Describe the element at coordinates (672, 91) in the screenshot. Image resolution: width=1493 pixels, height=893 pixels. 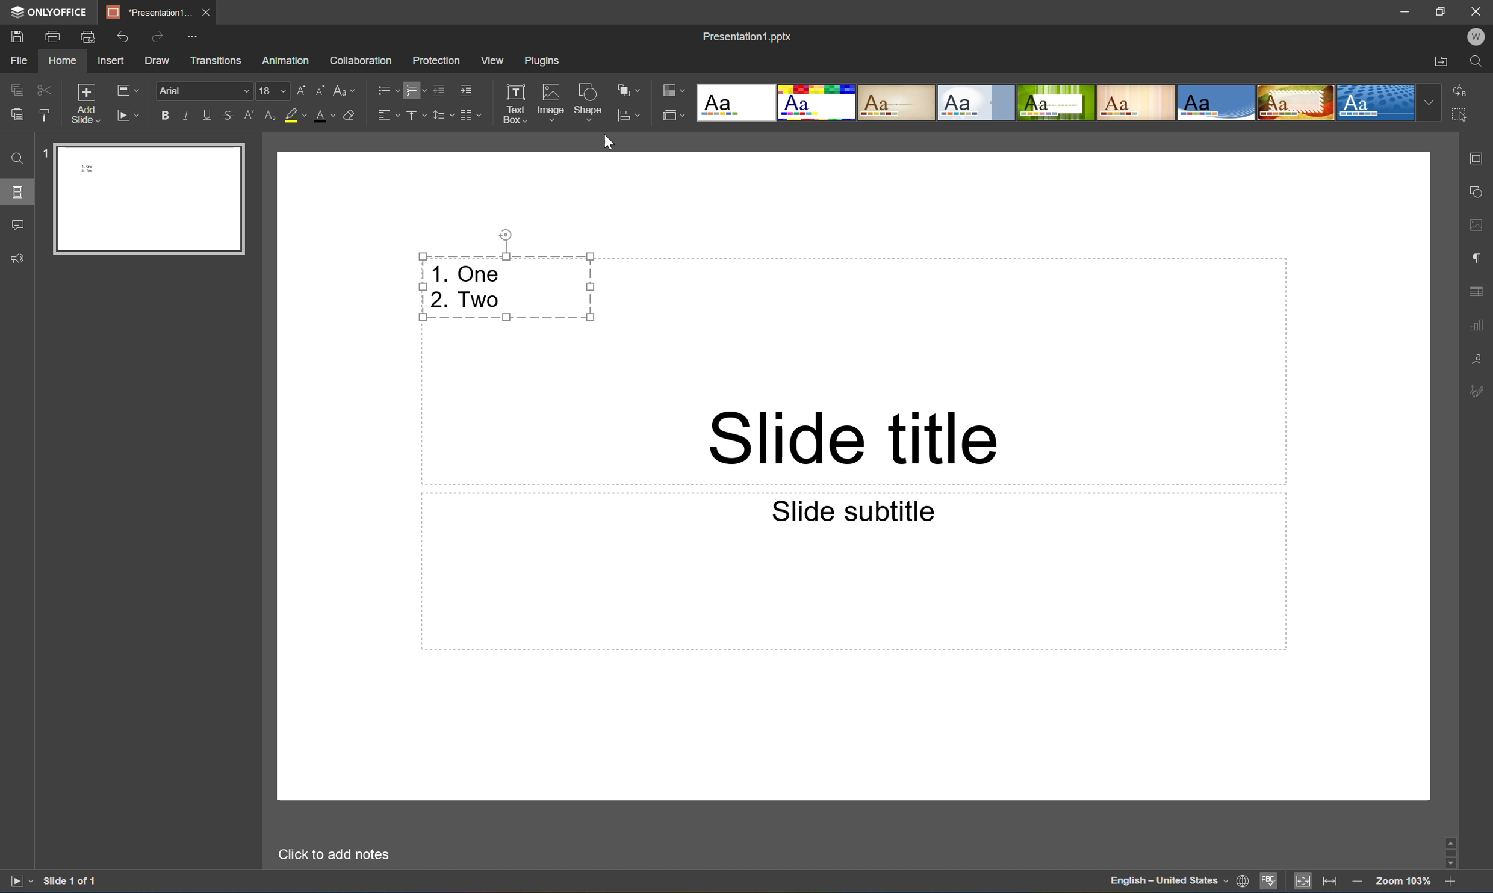
I see `Change color theme` at that location.